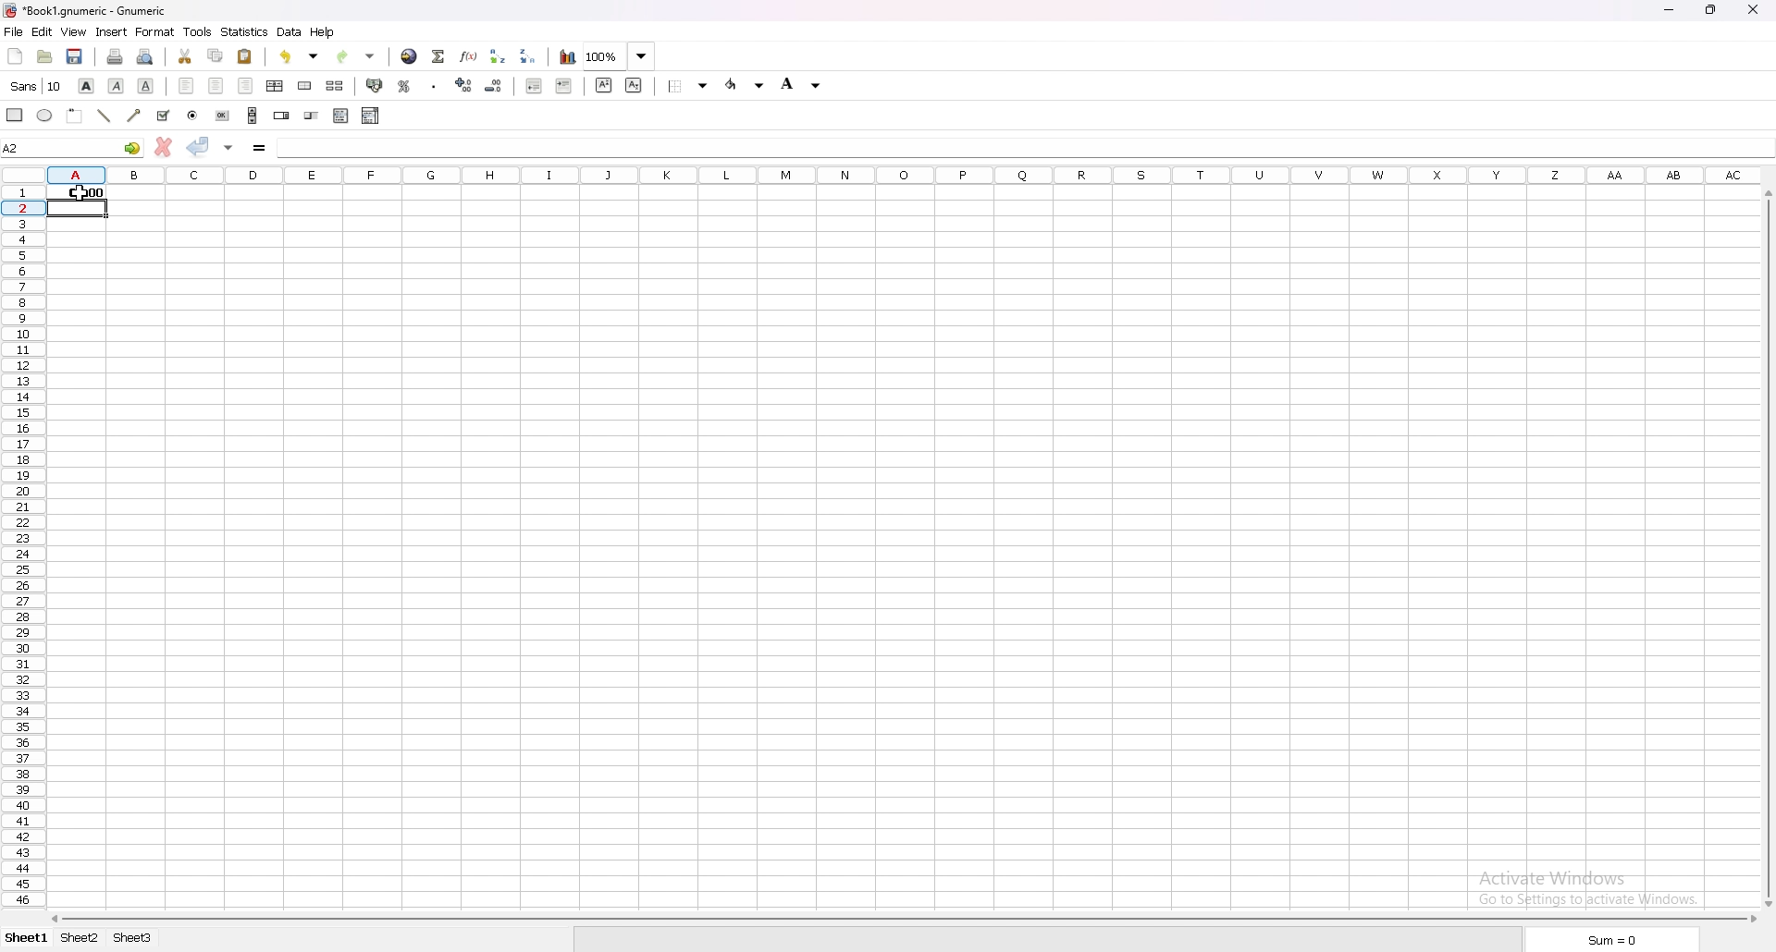 The width and height of the screenshot is (1776, 952). What do you see at coordinates (80, 938) in the screenshot?
I see `sheet 2` at bounding box center [80, 938].